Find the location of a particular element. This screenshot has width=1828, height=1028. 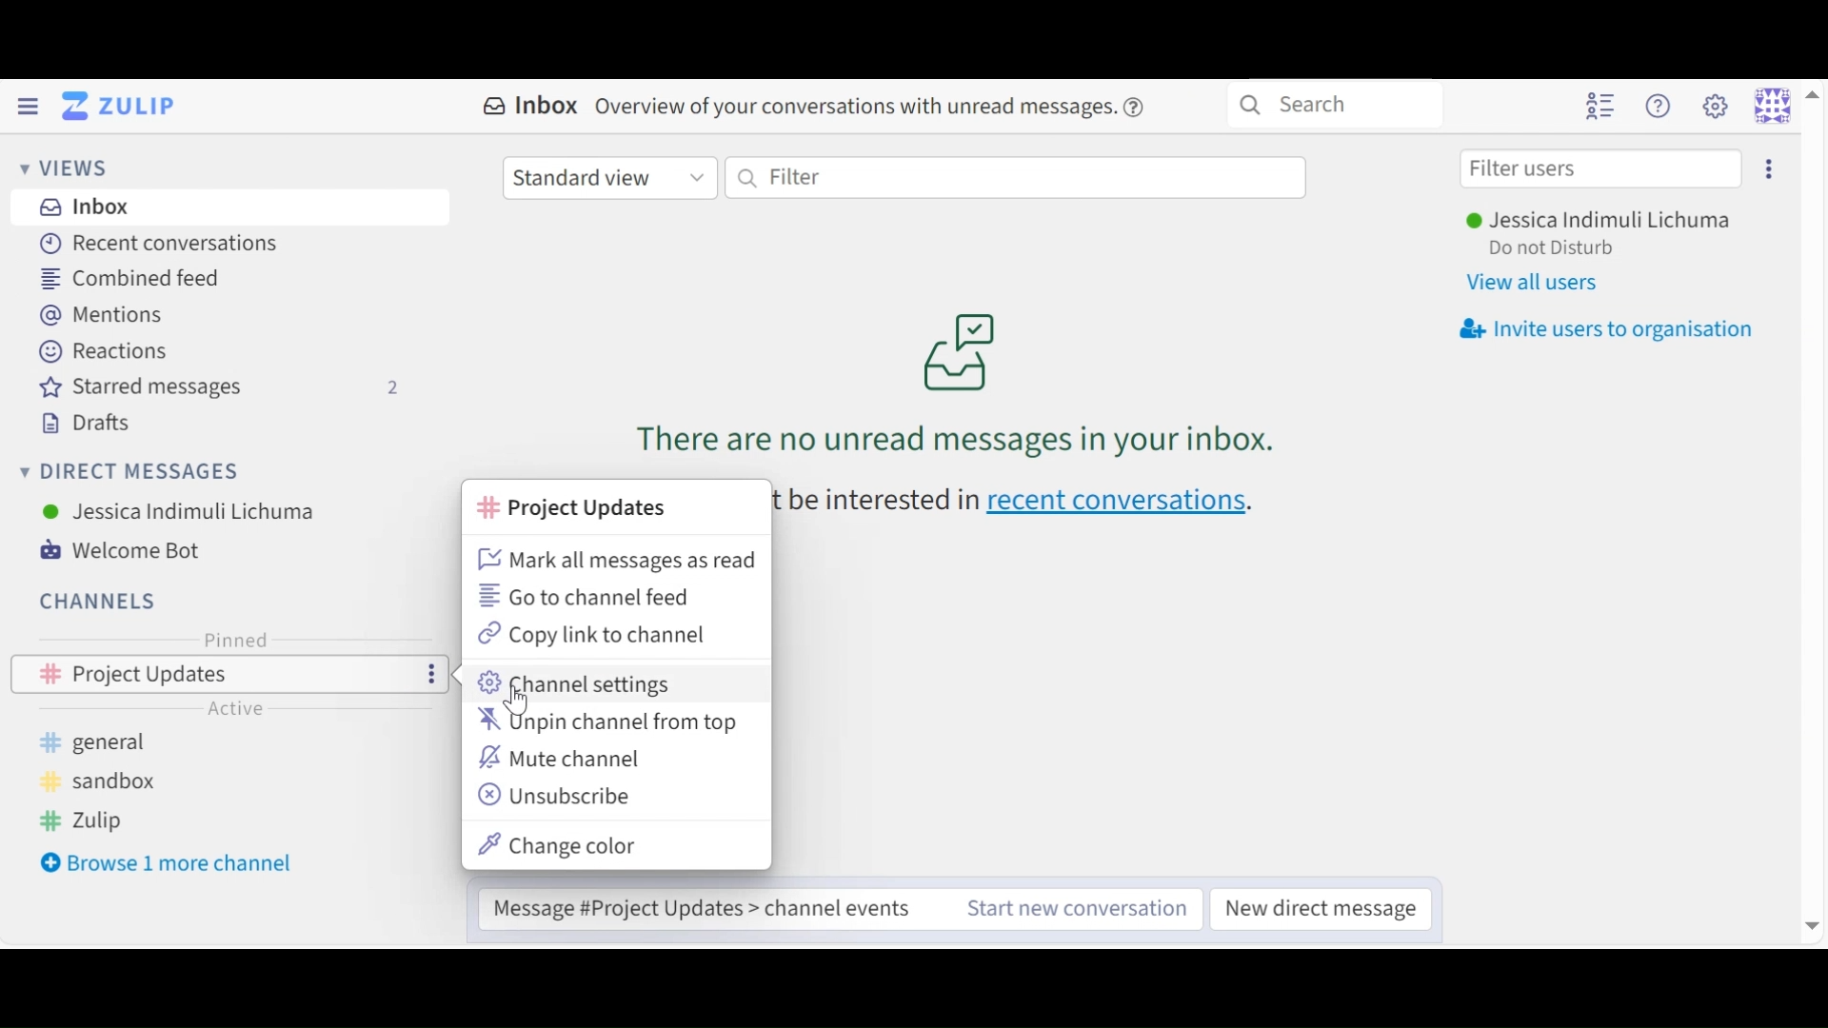

User is located at coordinates (1598, 221).